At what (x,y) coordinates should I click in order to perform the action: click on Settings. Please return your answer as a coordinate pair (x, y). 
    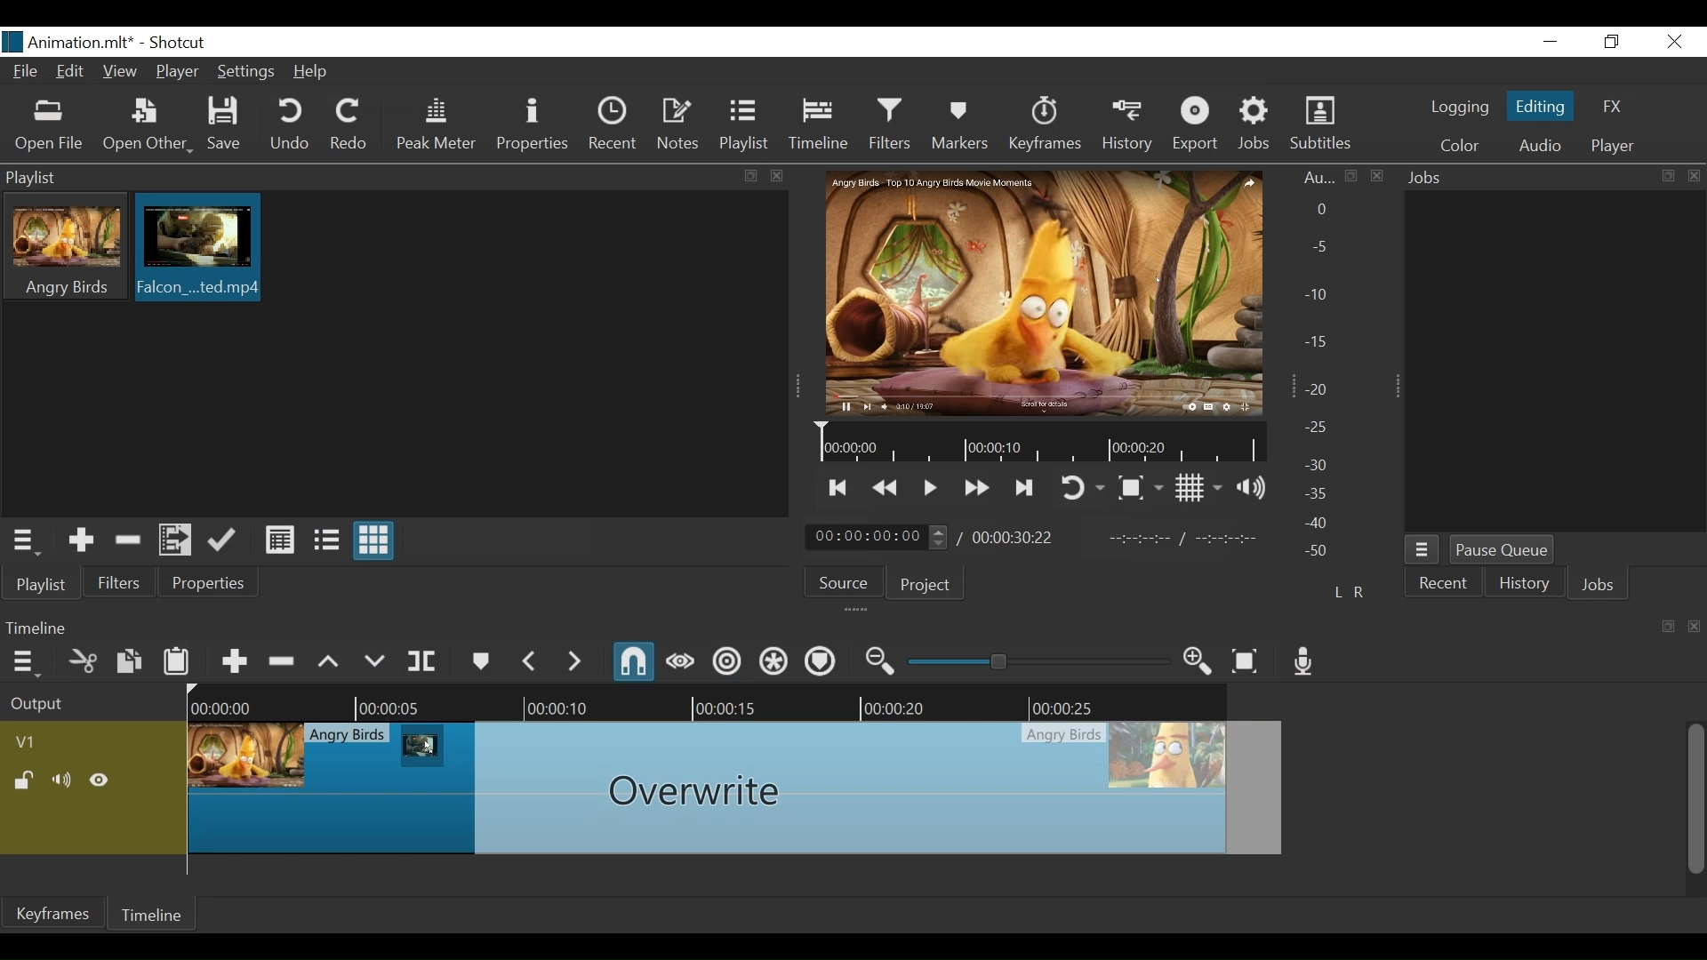
    Looking at the image, I should click on (244, 70).